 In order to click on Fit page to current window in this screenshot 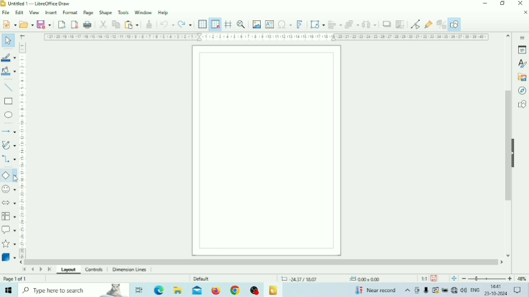, I will do `click(454, 279)`.